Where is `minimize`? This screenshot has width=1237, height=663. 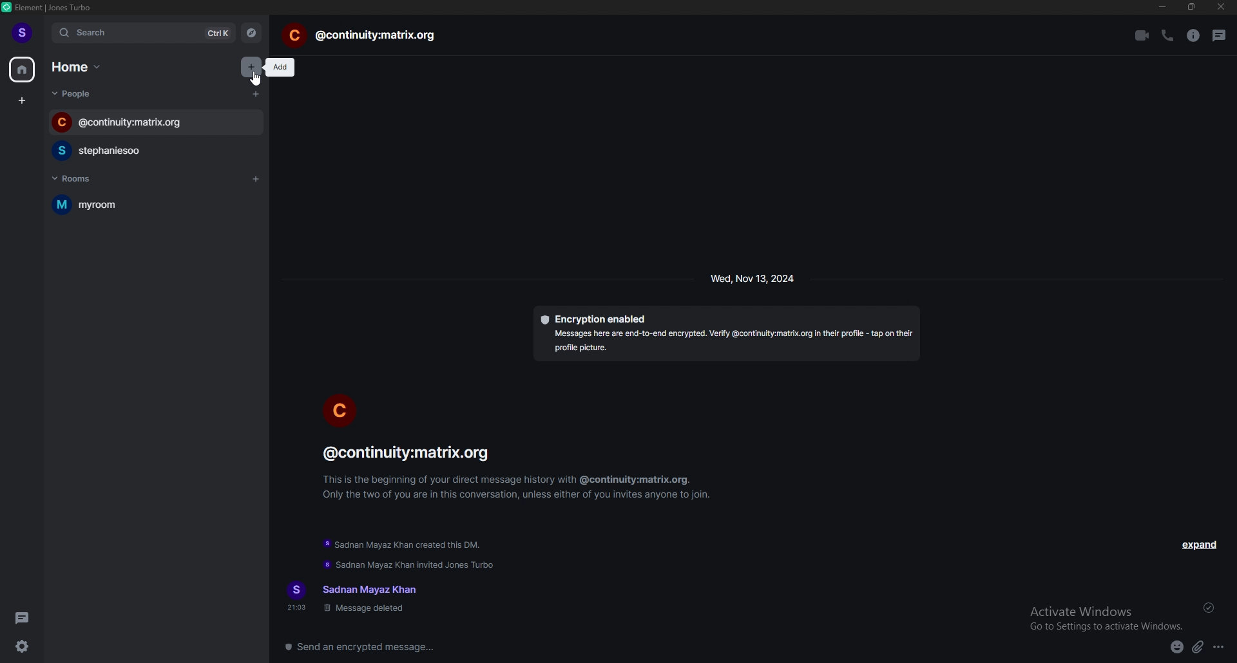 minimize is located at coordinates (1162, 7).